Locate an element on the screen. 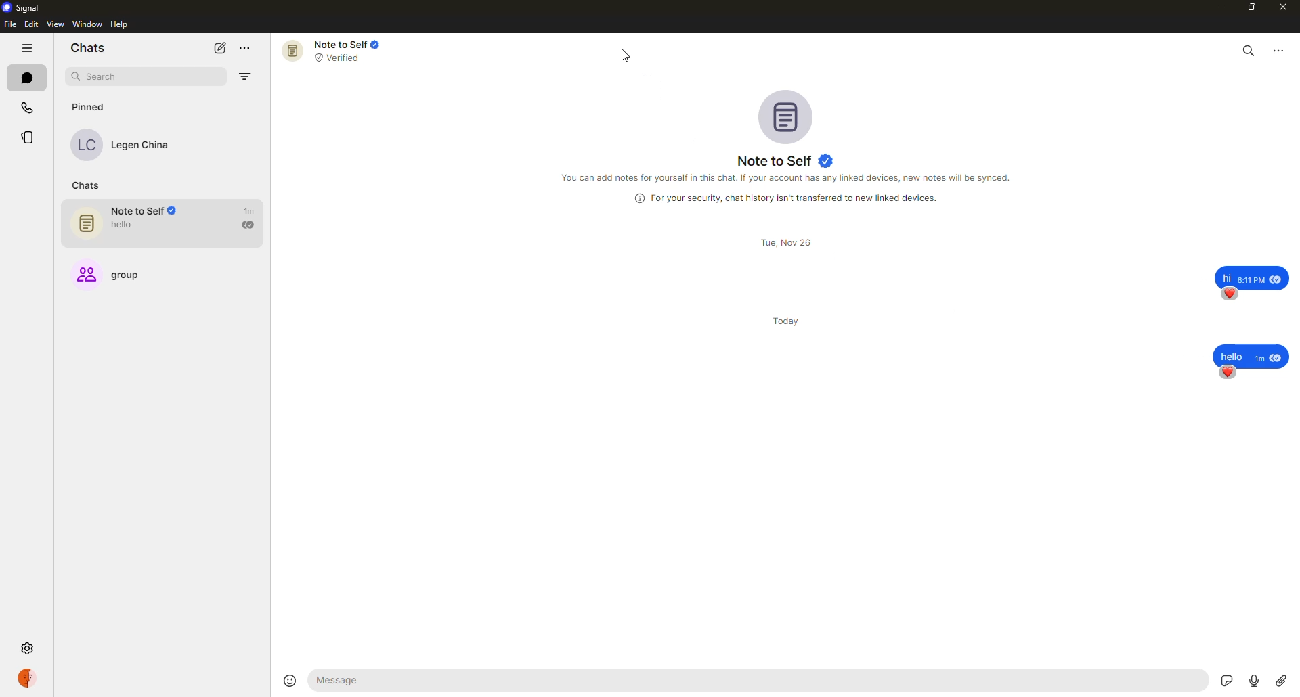  profile pic is located at coordinates (789, 116).